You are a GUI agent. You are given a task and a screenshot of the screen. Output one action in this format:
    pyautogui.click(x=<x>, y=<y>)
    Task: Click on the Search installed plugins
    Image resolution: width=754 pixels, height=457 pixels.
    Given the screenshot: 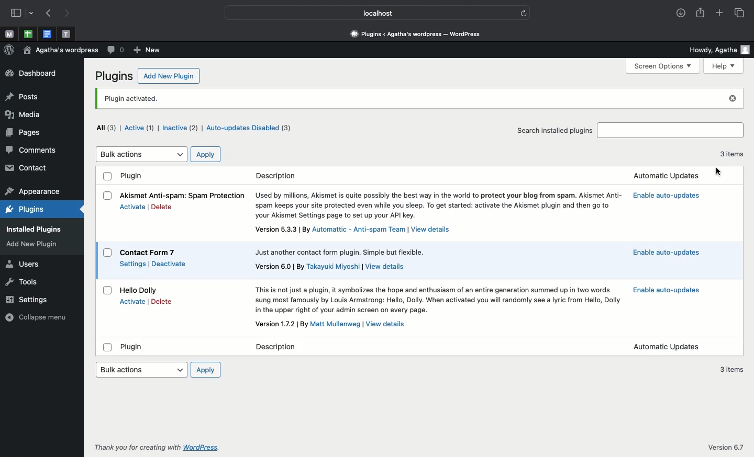 What is the action you would take?
    pyautogui.click(x=555, y=129)
    